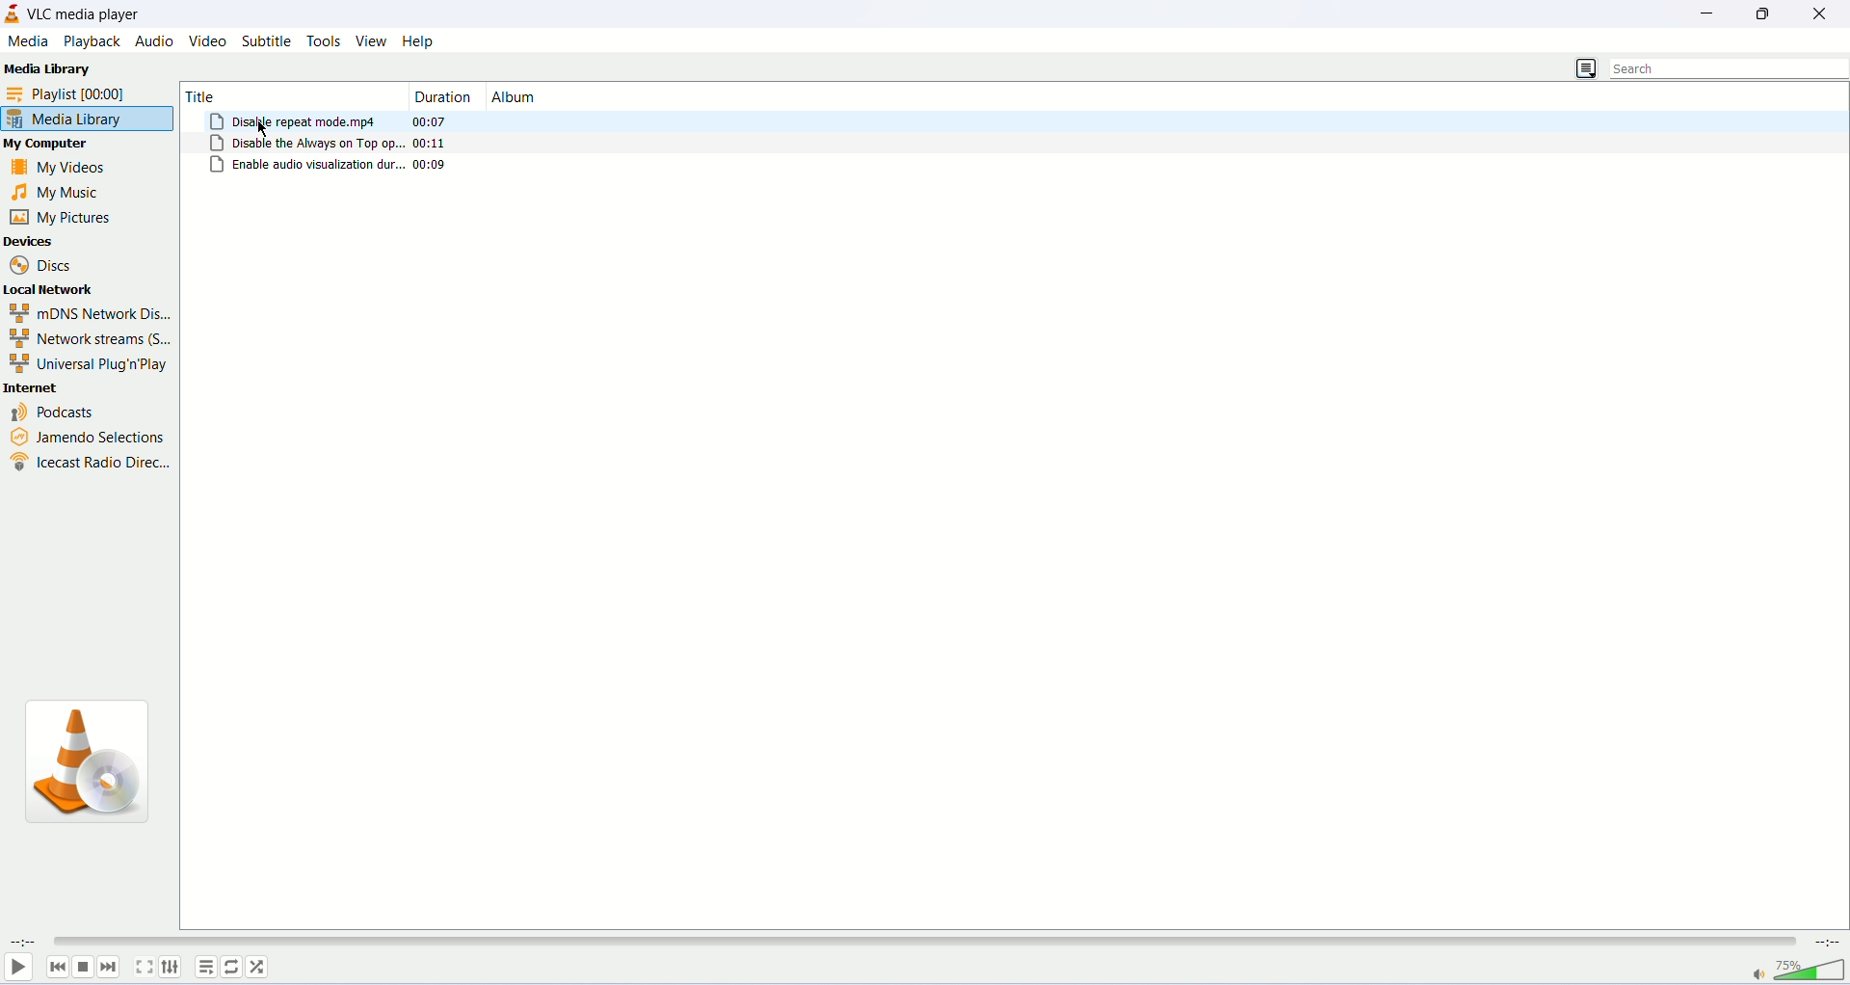 This screenshot has height=985, width=1850. What do you see at coordinates (88, 13) in the screenshot?
I see `VLC media player` at bounding box center [88, 13].